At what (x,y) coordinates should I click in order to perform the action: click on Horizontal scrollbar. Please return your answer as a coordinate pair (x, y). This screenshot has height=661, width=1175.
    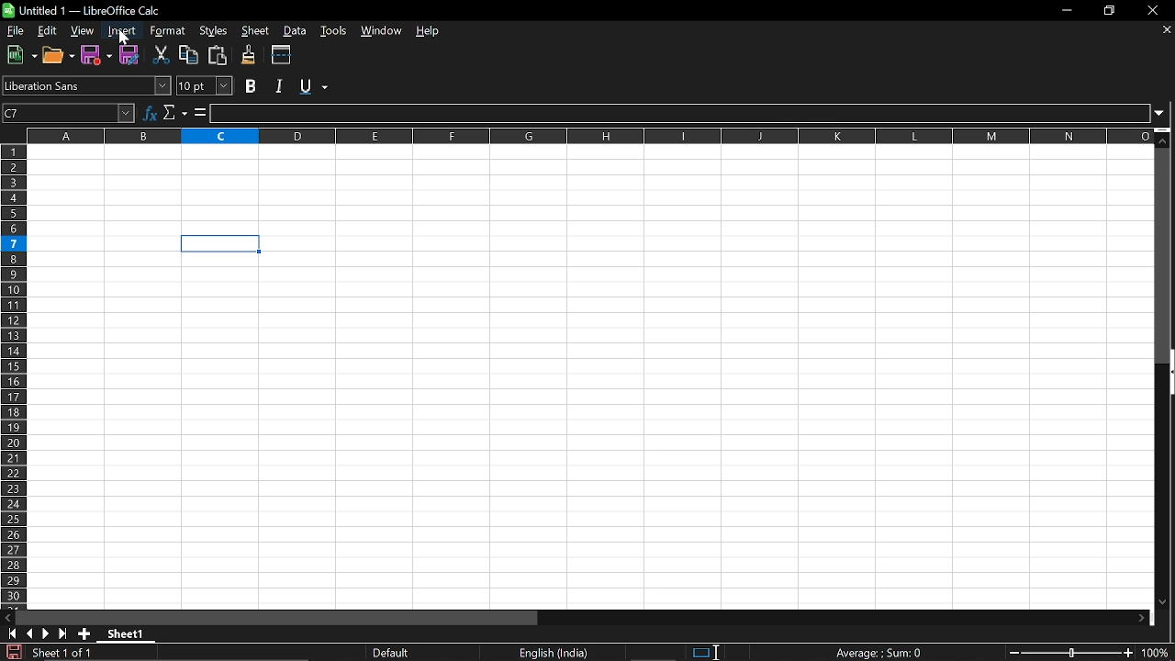
    Looking at the image, I should click on (277, 617).